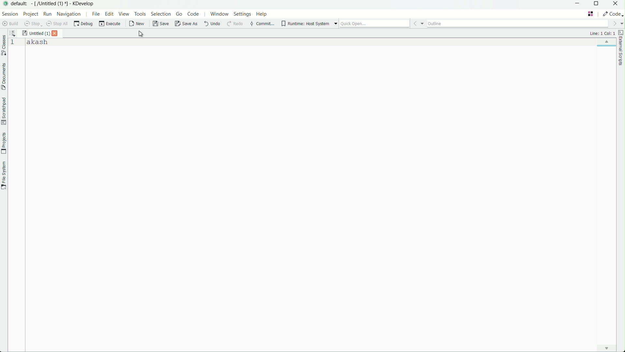  I want to click on edit, so click(110, 14).